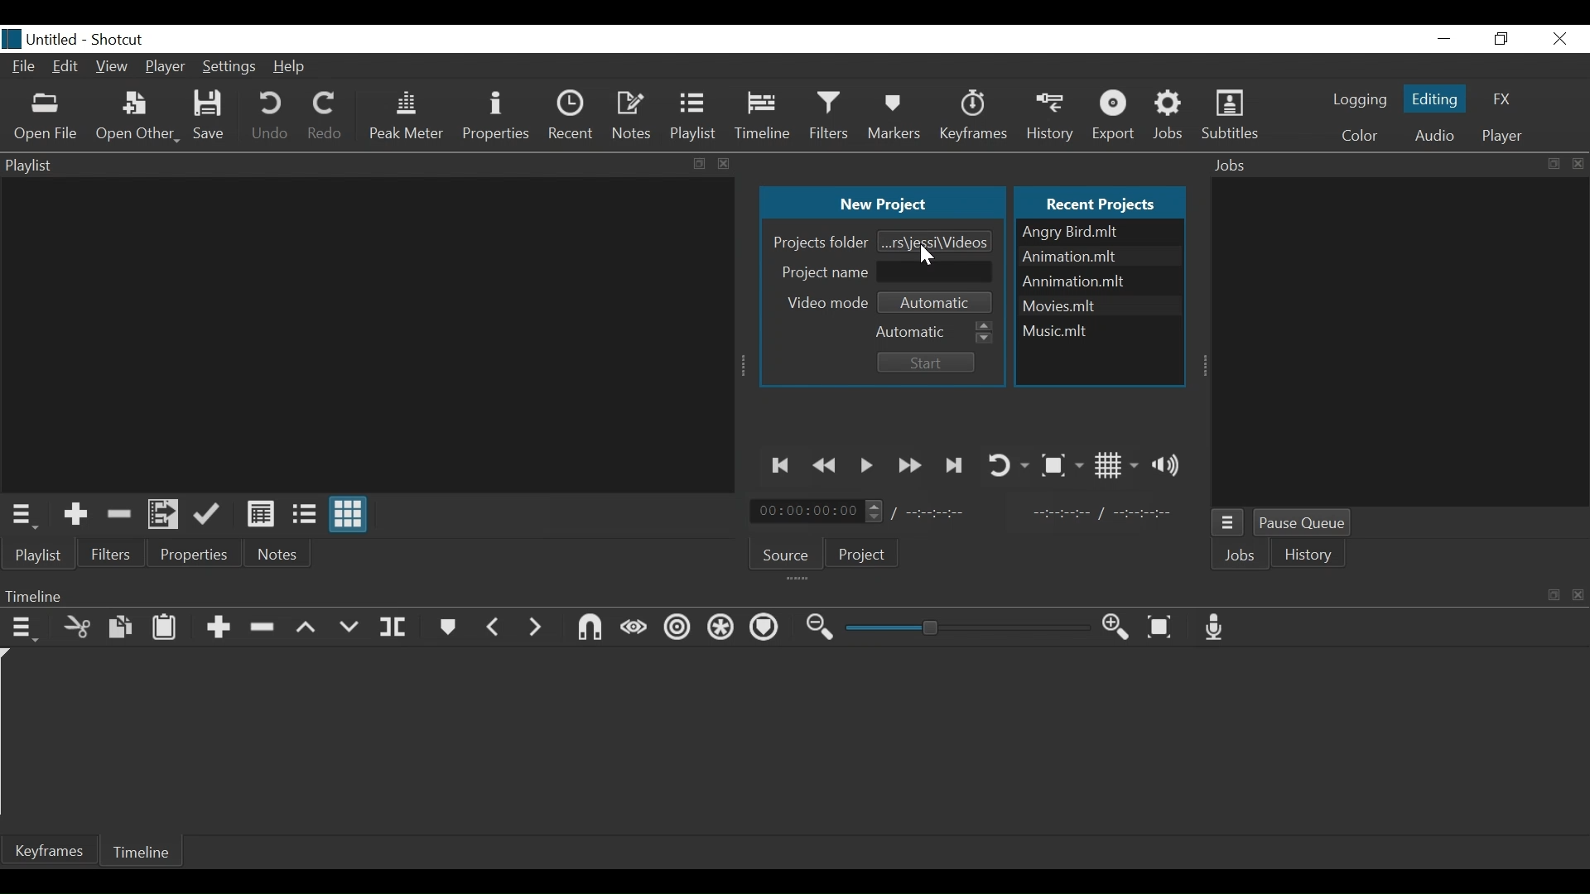 This screenshot has width=1590, height=894. I want to click on Automatic, so click(935, 329).